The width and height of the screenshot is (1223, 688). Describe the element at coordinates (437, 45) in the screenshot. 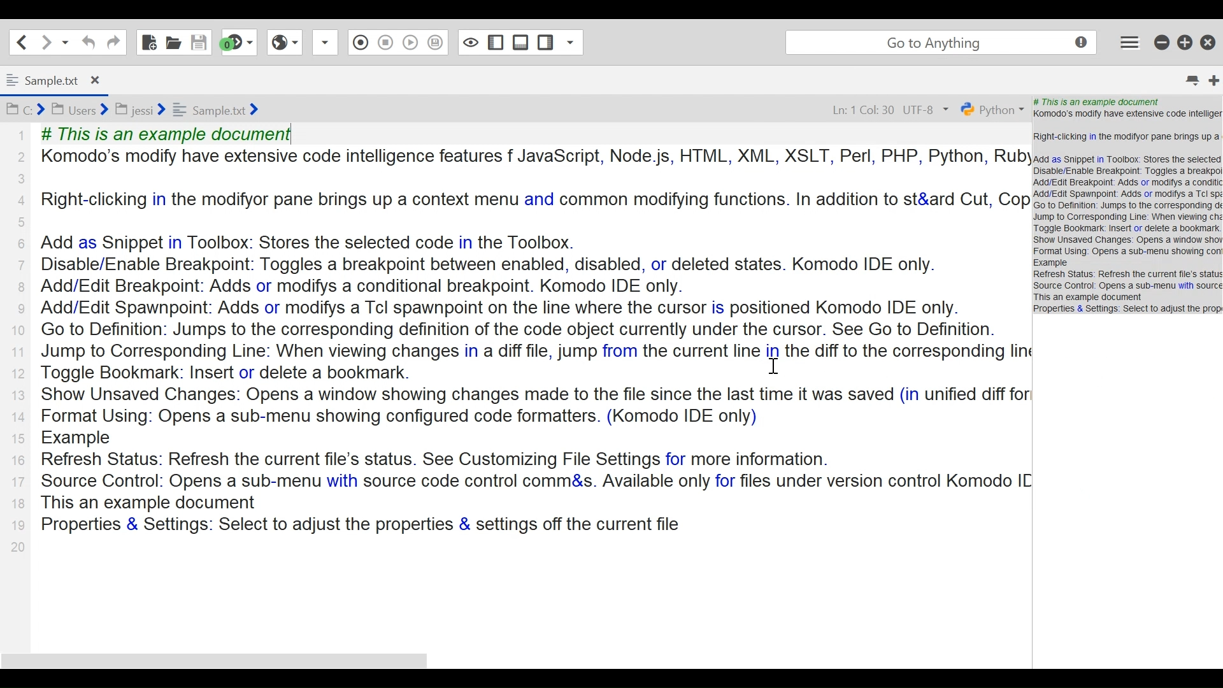

I see `Toggle Focus mode` at that location.